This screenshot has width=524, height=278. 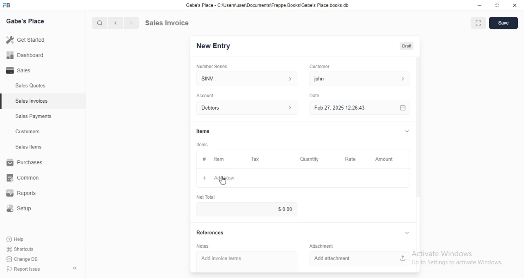 I want to click on Setup, so click(x=20, y=207).